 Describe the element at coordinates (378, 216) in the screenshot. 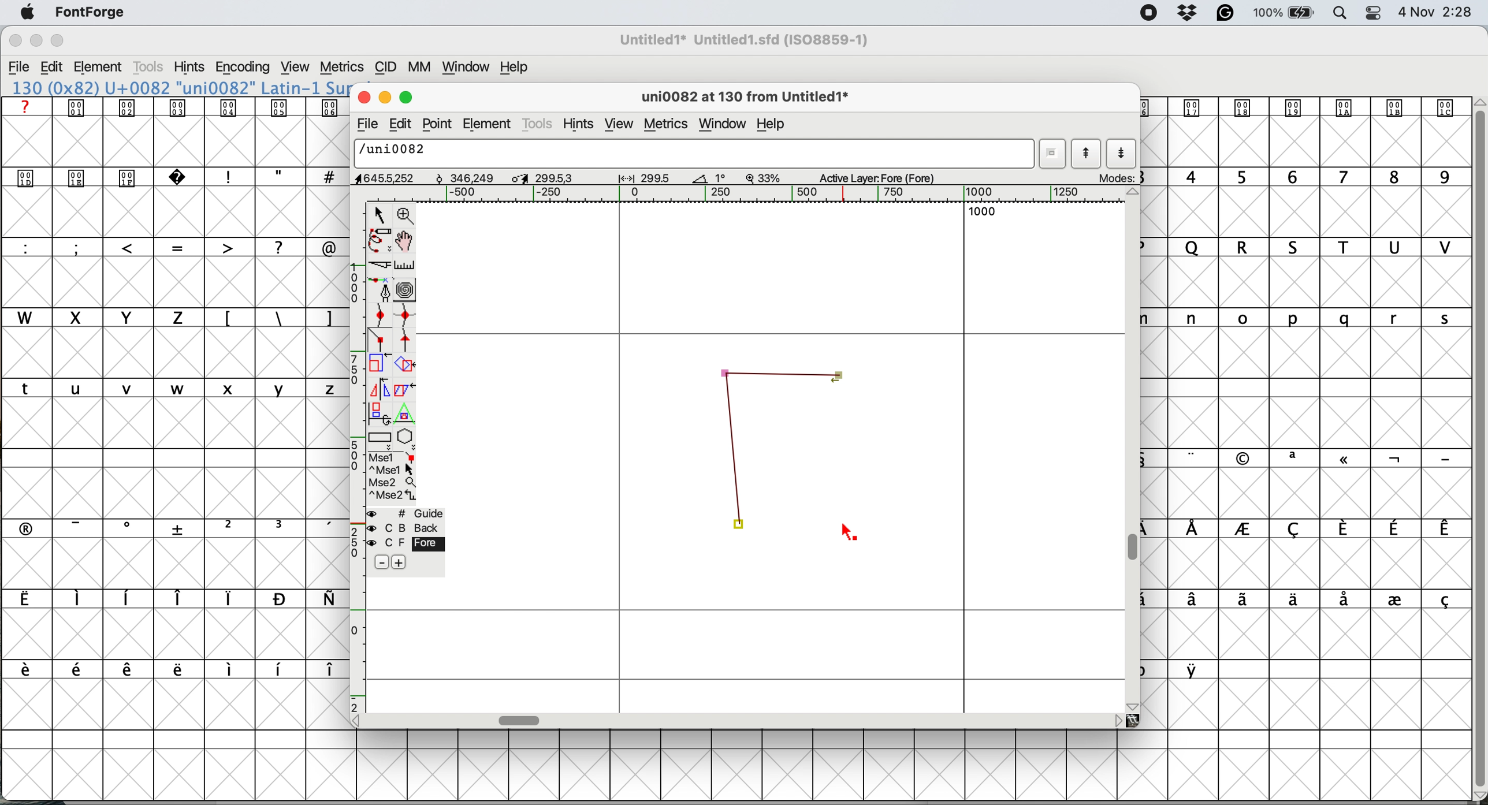

I see `selector` at that location.